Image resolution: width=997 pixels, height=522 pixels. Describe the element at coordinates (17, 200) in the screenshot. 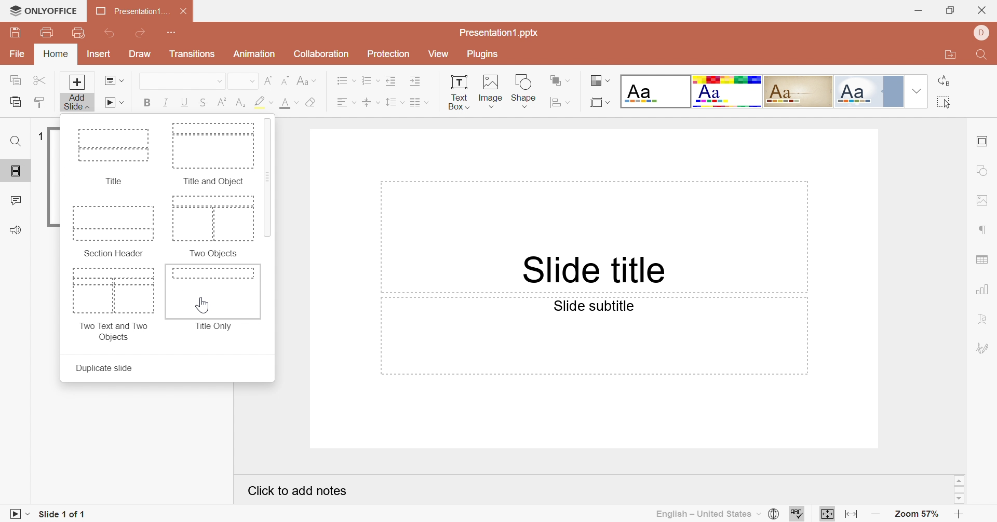

I see `Comments` at that location.